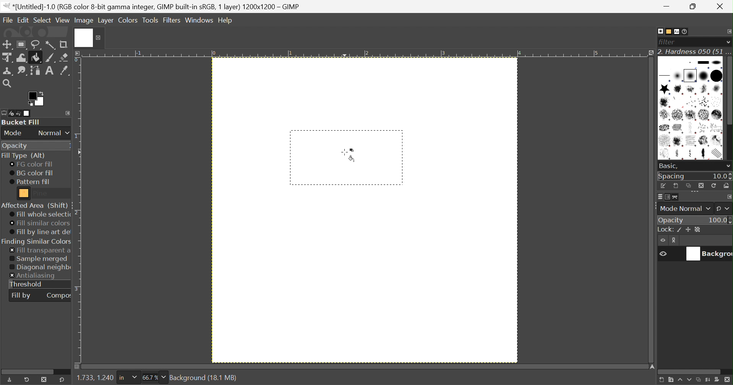  What do you see at coordinates (681, 230) in the screenshot?
I see `Lock pixels` at bounding box center [681, 230].